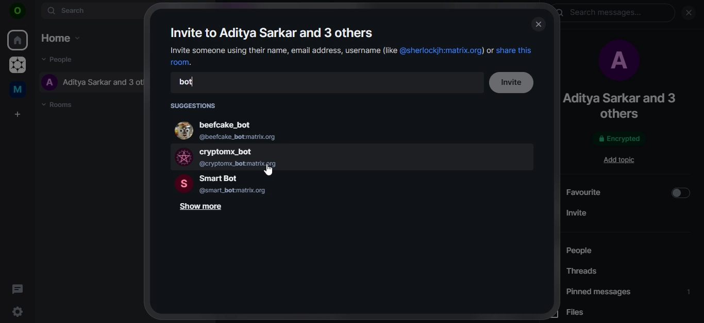 Image resolution: width=704 pixels, height=323 pixels. Describe the element at coordinates (20, 88) in the screenshot. I see `me` at that location.